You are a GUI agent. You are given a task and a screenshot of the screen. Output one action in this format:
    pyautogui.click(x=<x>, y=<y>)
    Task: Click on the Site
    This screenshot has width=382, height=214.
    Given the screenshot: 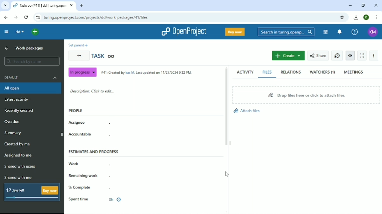 What is the action you would take?
    pyautogui.click(x=97, y=17)
    